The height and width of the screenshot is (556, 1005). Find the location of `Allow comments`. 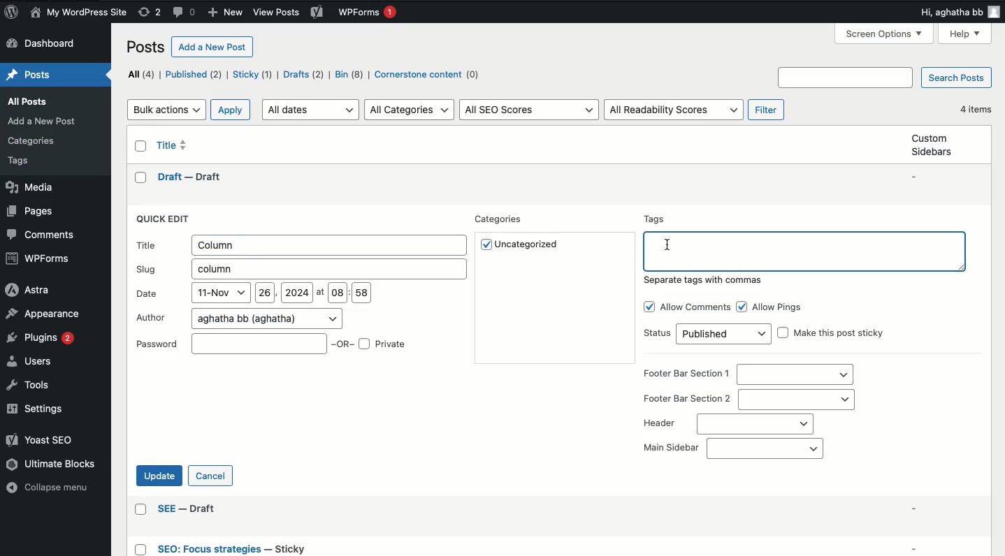

Allow comments is located at coordinates (688, 308).